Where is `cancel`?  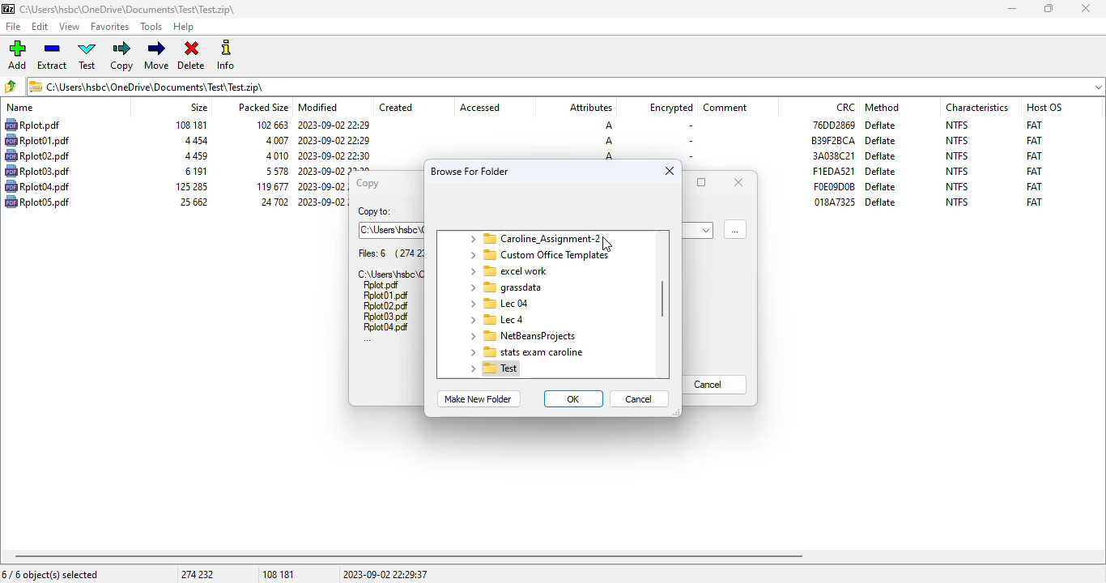
cancel is located at coordinates (715, 385).